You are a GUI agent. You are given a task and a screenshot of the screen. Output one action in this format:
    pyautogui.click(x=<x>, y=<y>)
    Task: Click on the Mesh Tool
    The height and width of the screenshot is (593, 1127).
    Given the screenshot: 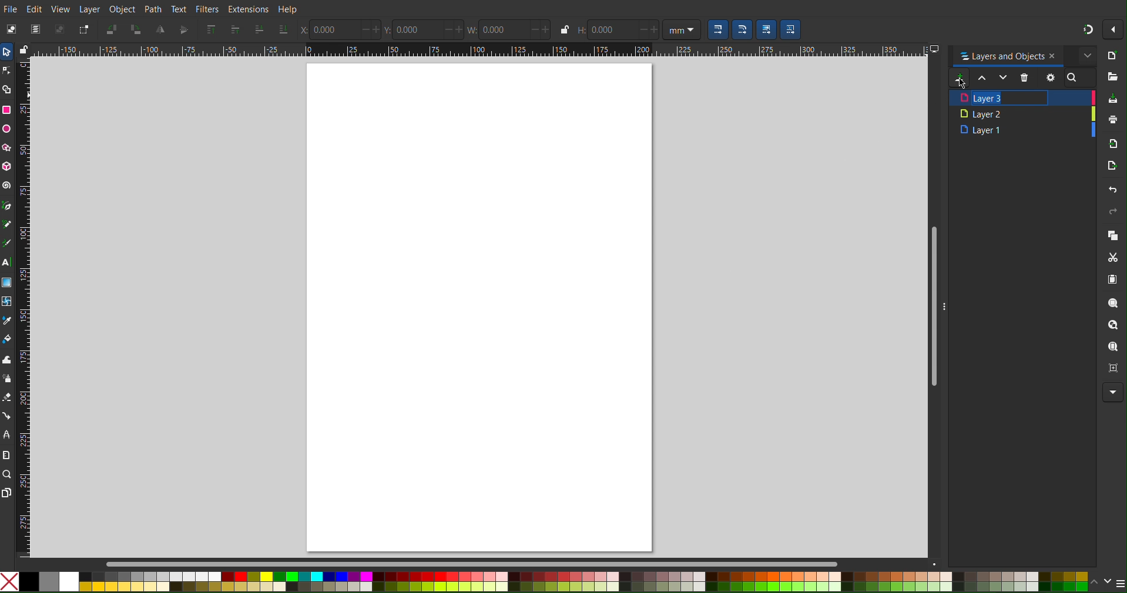 What is the action you would take?
    pyautogui.click(x=8, y=299)
    